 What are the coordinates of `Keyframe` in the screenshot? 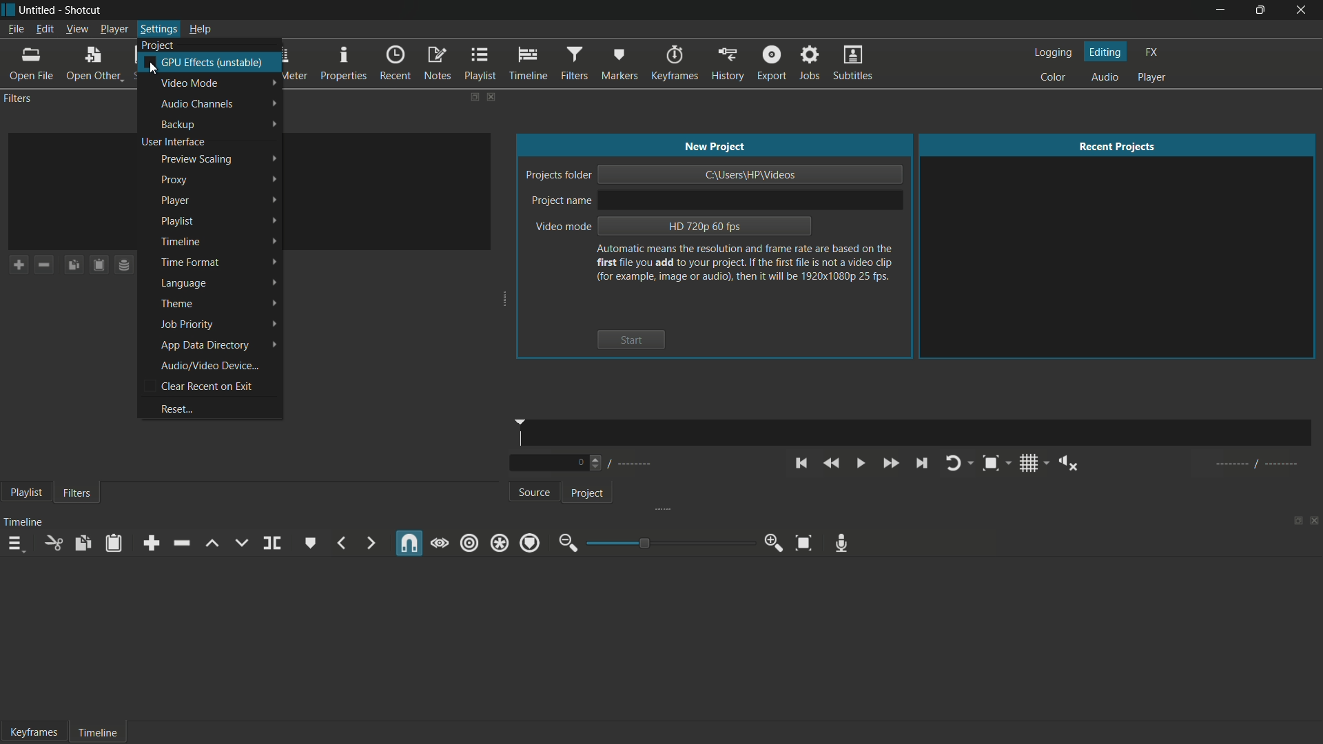 It's located at (30, 731).